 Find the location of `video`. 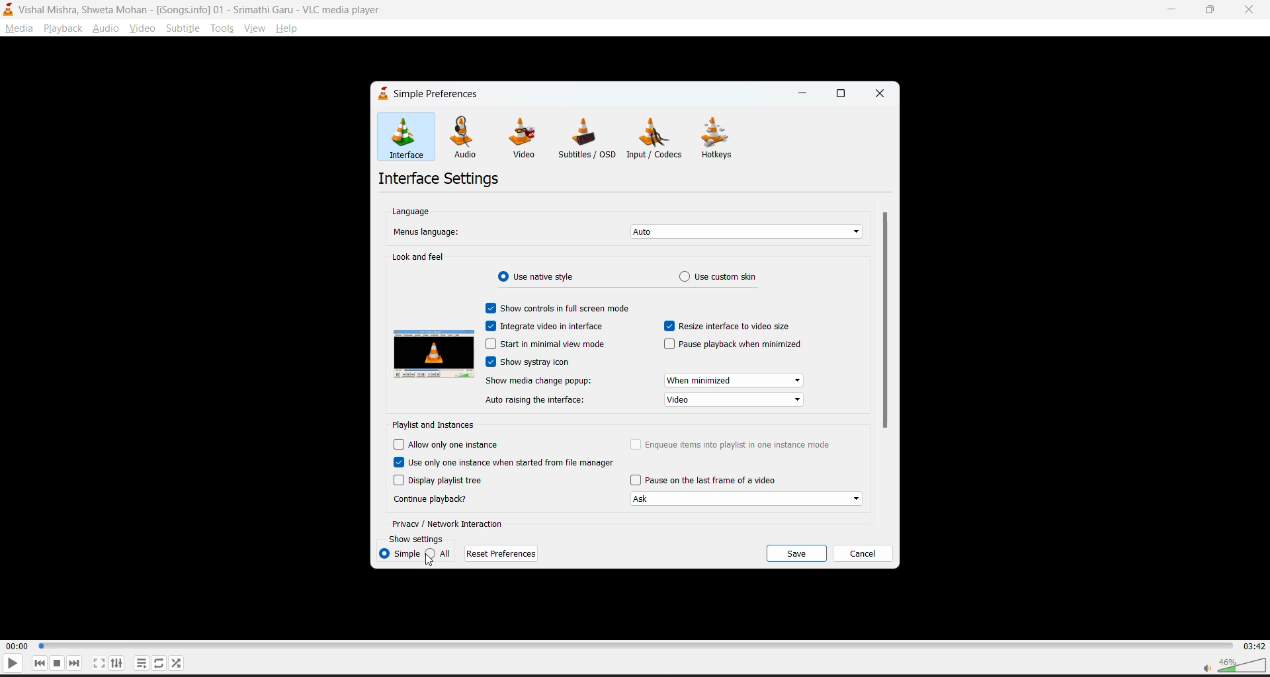

video is located at coordinates (529, 137).